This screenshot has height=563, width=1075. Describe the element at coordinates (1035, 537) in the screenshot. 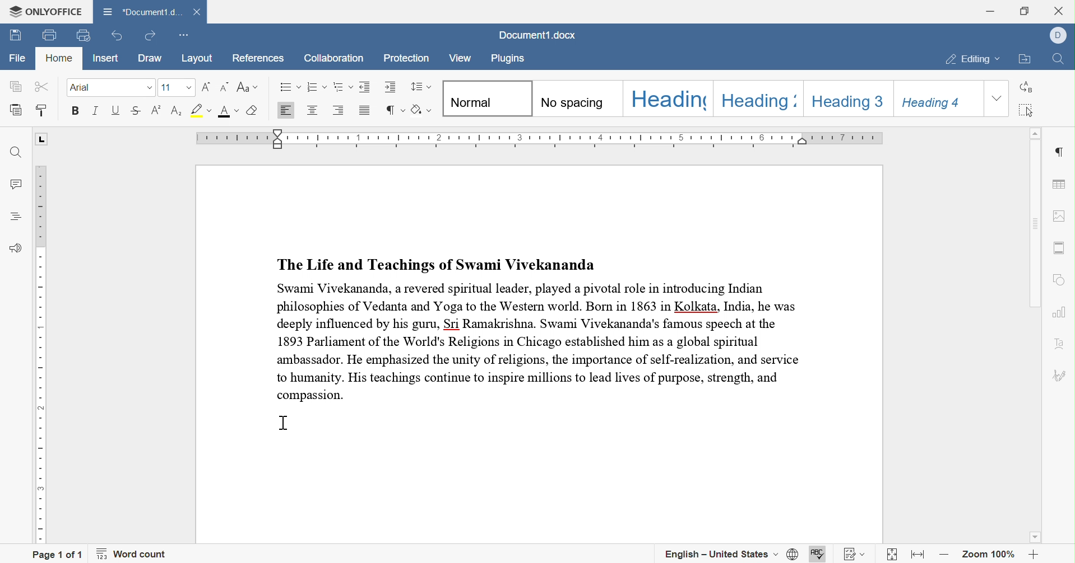

I see `scroll down` at that location.